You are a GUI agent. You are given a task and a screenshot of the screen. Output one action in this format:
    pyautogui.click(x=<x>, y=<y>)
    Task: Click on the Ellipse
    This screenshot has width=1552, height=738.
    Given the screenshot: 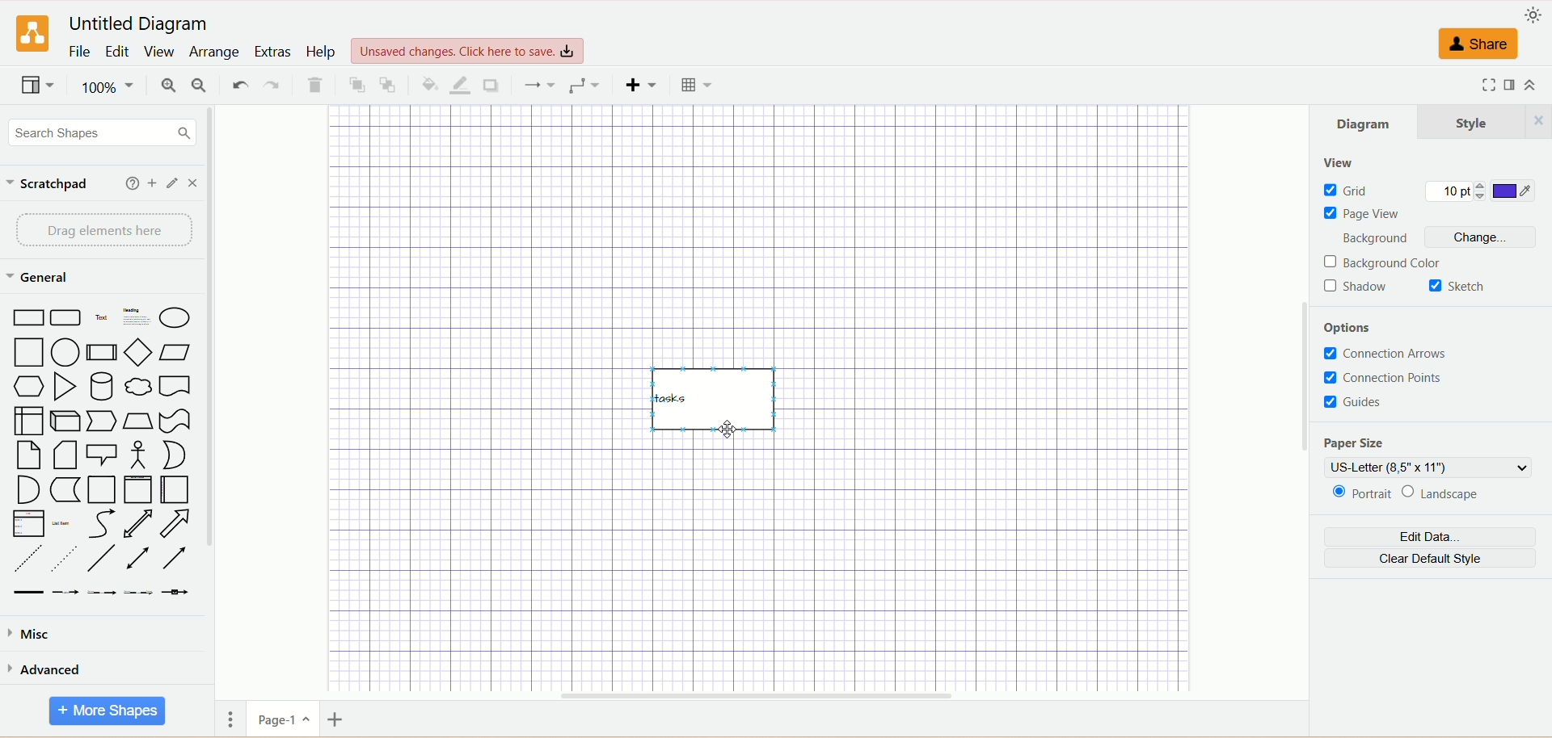 What is the action you would take?
    pyautogui.click(x=175, y=318)
    